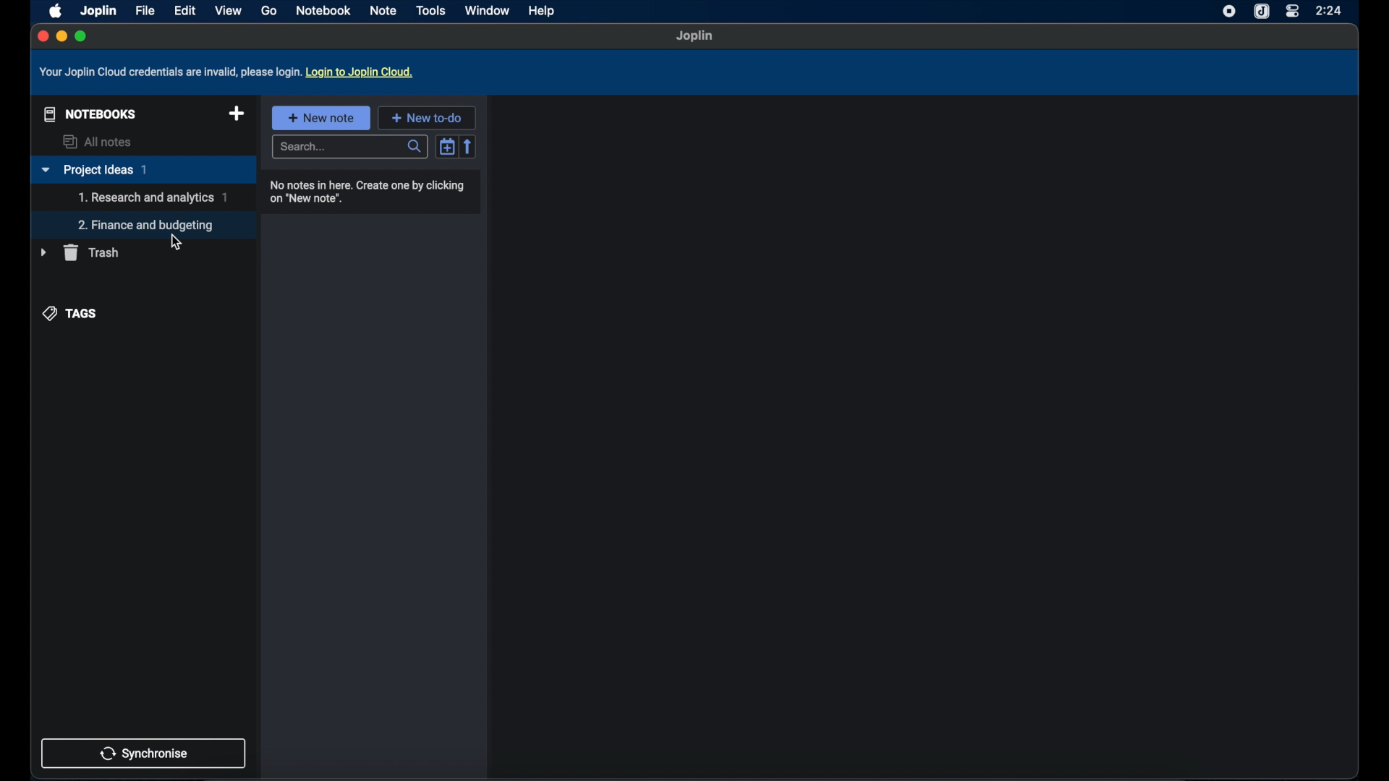 The height and width of the screenshot is (781, 1389). Describe the element at coordinates (237, 114) in the screenshot. I see `new notebook` at that location.